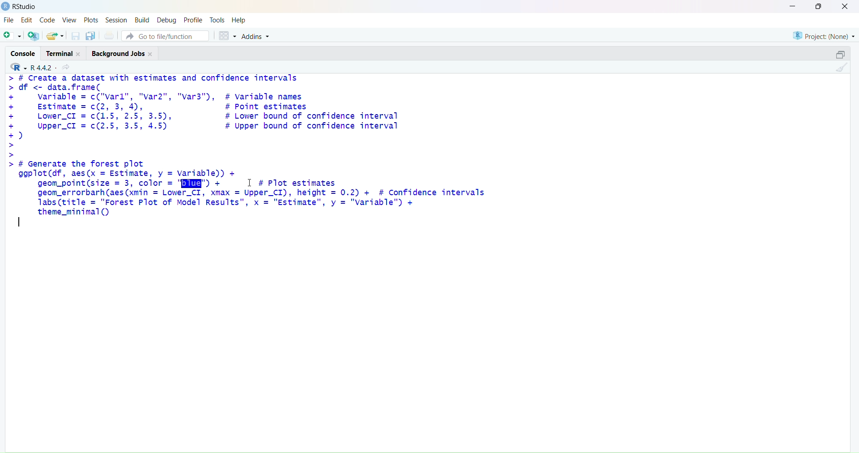 This screenshot has height=453, width=859. I want to click on Help, so click(239, 21).